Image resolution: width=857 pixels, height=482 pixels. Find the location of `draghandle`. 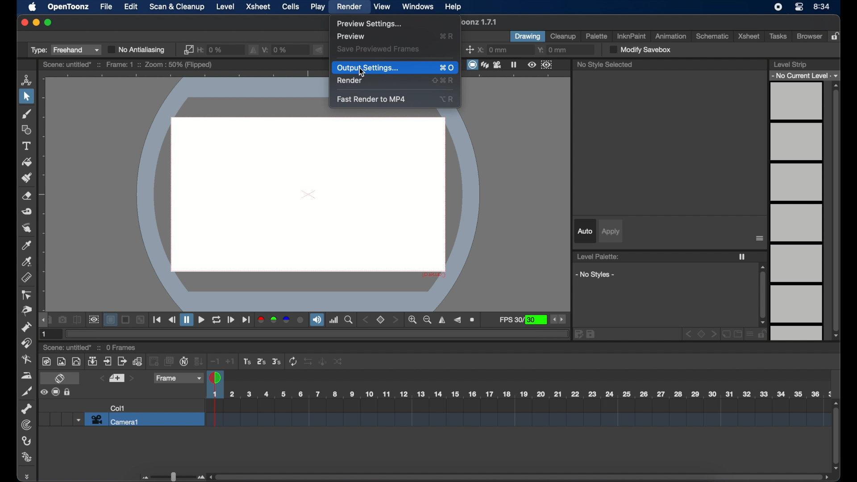

draghandle is located at coordinates (44, 320).